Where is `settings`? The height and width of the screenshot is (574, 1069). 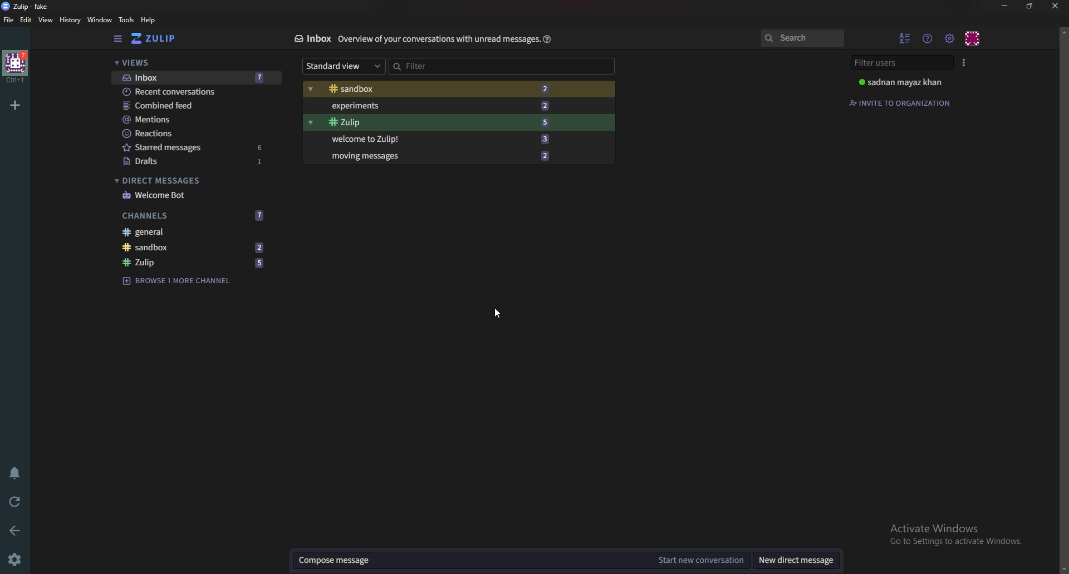
settings is located at coordinates (950, 37).